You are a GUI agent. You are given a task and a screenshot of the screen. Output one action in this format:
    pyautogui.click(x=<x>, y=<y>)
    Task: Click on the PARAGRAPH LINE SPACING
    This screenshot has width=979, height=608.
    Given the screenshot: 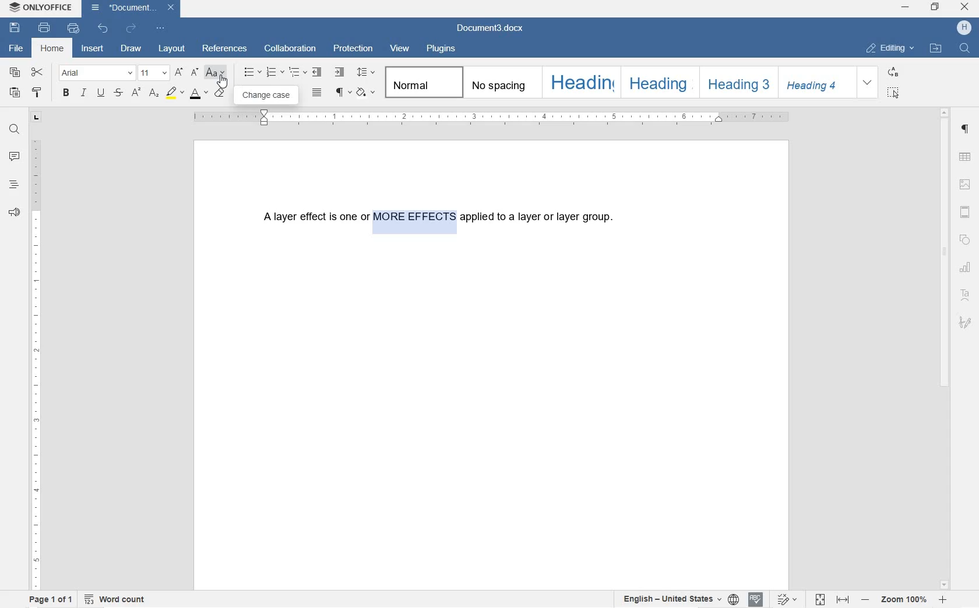 What is the action you would take?
    pyautogui.click(x=368, y=73)
    